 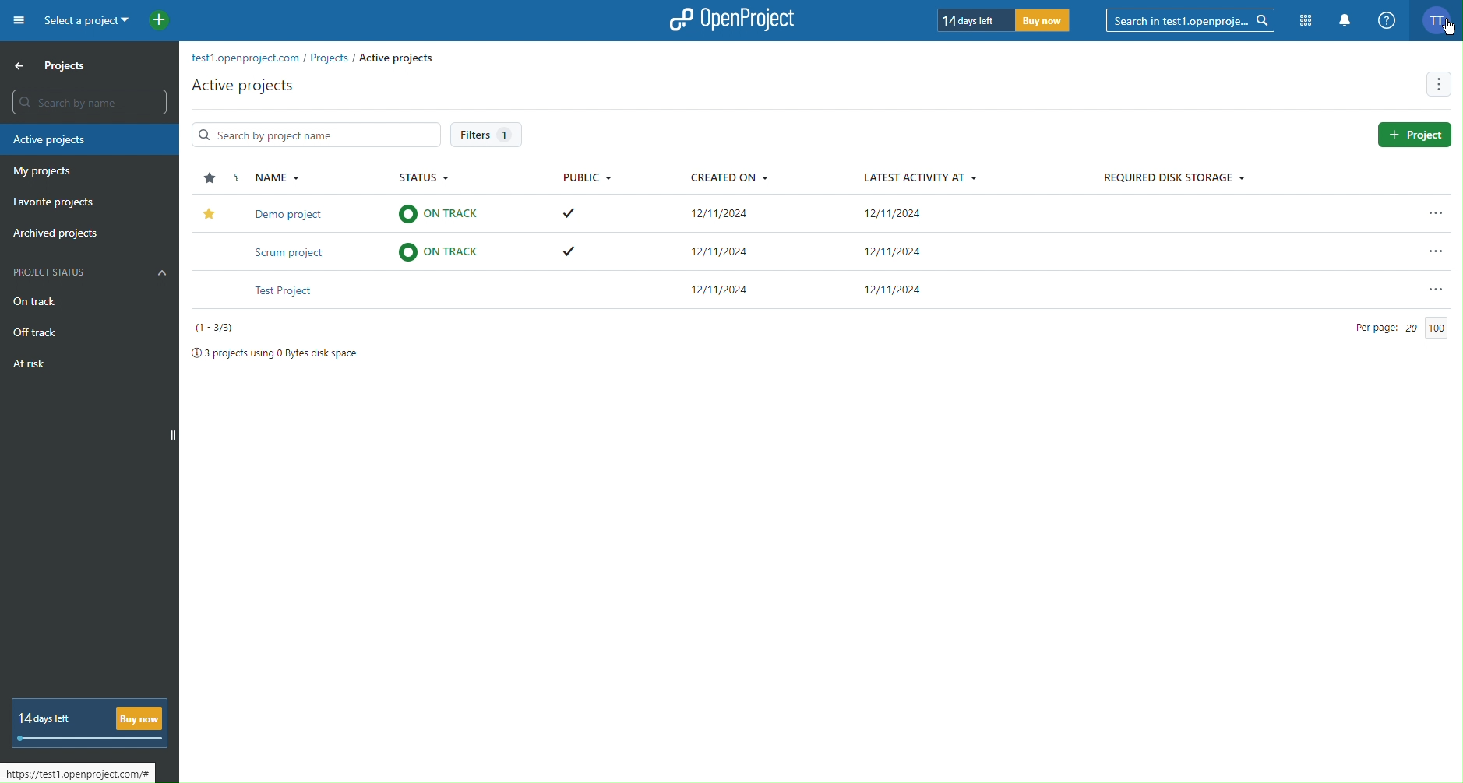 What do you see at coordinates (1393, 328) in the screenshot?
I see `Per Page` at bounding box center [1393, 328].